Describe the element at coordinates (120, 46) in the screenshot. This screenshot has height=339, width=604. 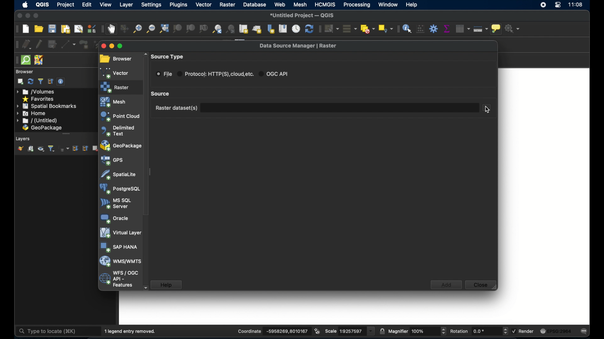
I see `maximize` at that location.